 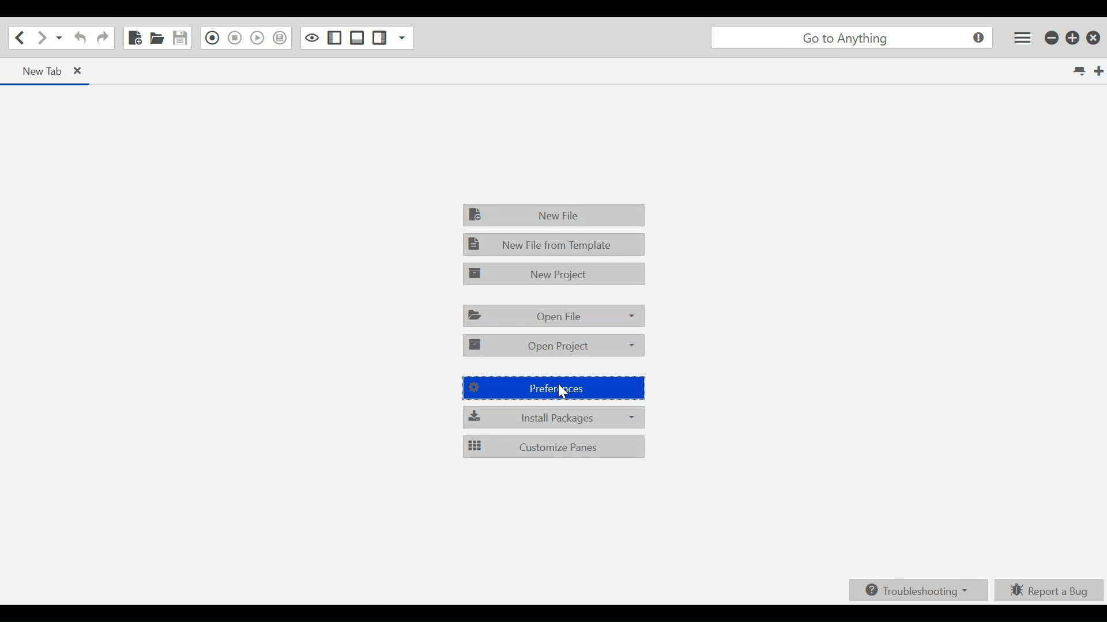 What do you see at coordinates (311, 37) in the screenshot?
I see `Toggle focus mode` at bounding box center [311, 37].